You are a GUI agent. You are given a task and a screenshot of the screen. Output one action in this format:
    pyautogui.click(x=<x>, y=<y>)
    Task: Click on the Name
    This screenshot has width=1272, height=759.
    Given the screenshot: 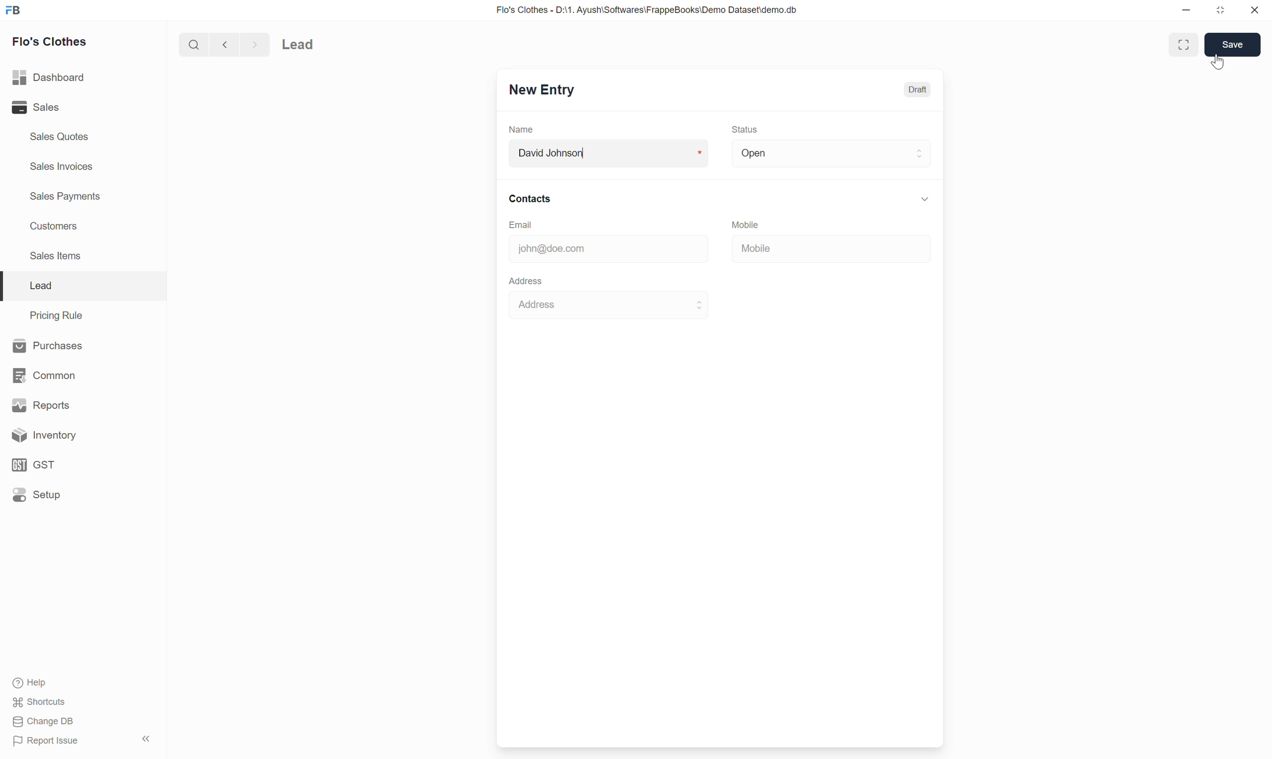 What is the action you would take?
    pyautogui.click(x=521, y=130)
    